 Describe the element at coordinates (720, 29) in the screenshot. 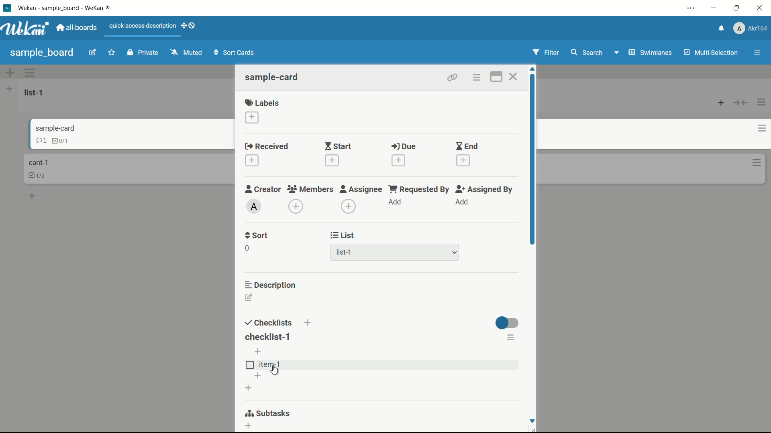

I see `notifications` at that location.